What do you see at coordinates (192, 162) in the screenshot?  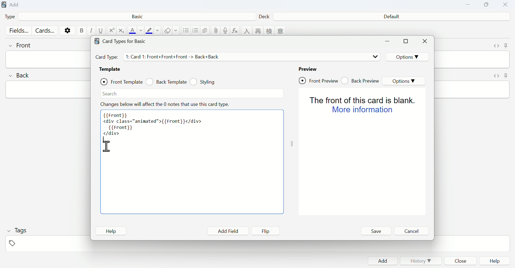 I see `Code area` at bounding box center [192, 162].